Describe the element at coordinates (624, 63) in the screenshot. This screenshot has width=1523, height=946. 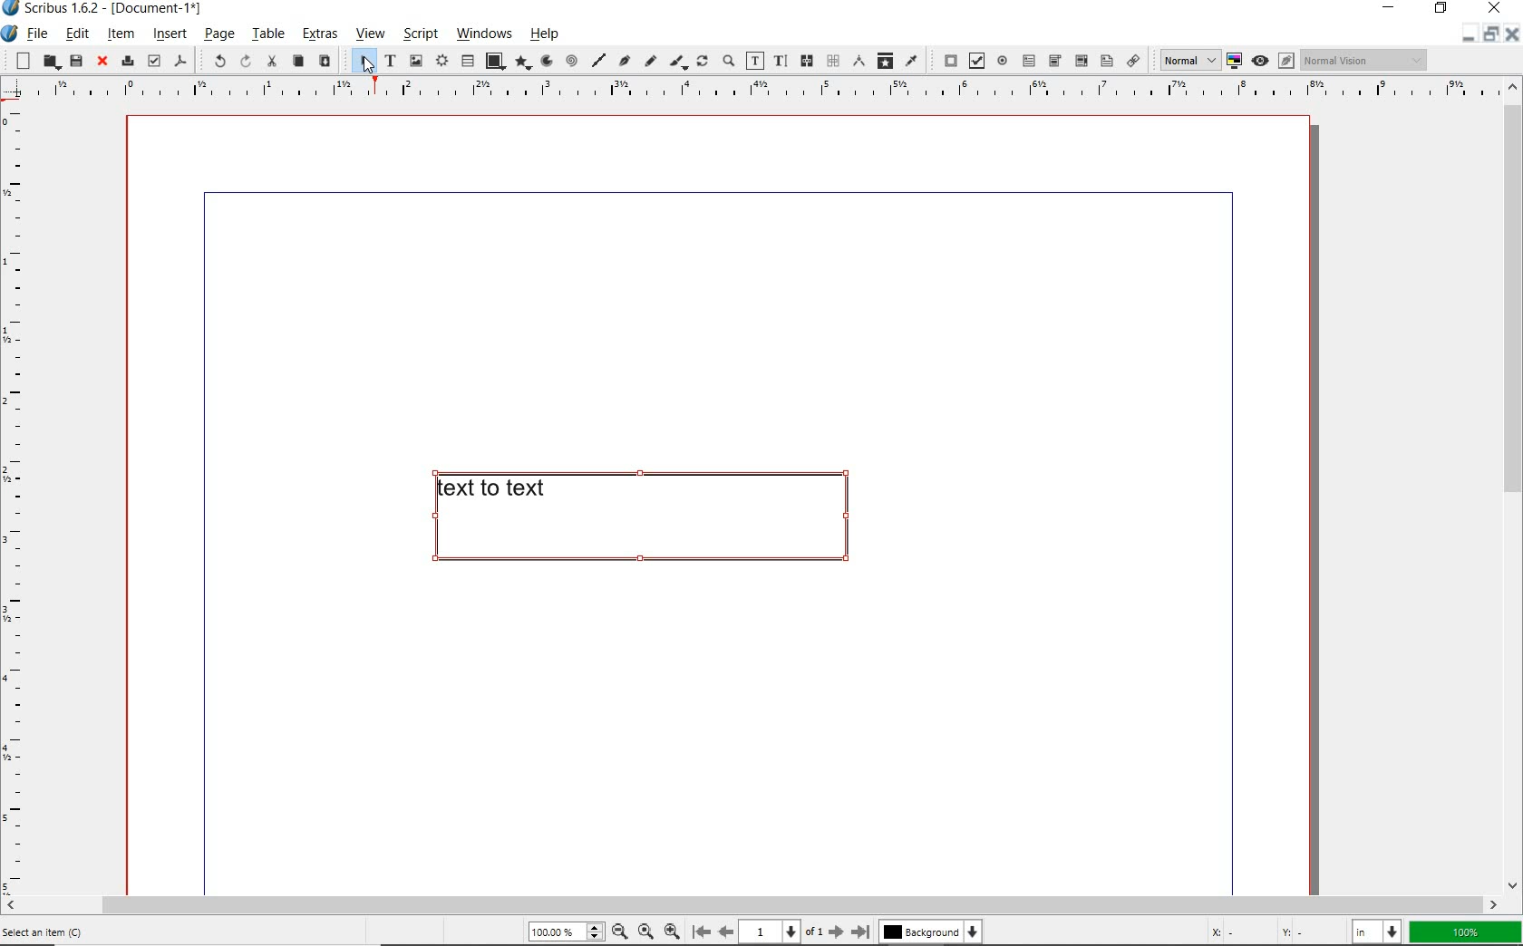
I see `Bezier curve` at that location.